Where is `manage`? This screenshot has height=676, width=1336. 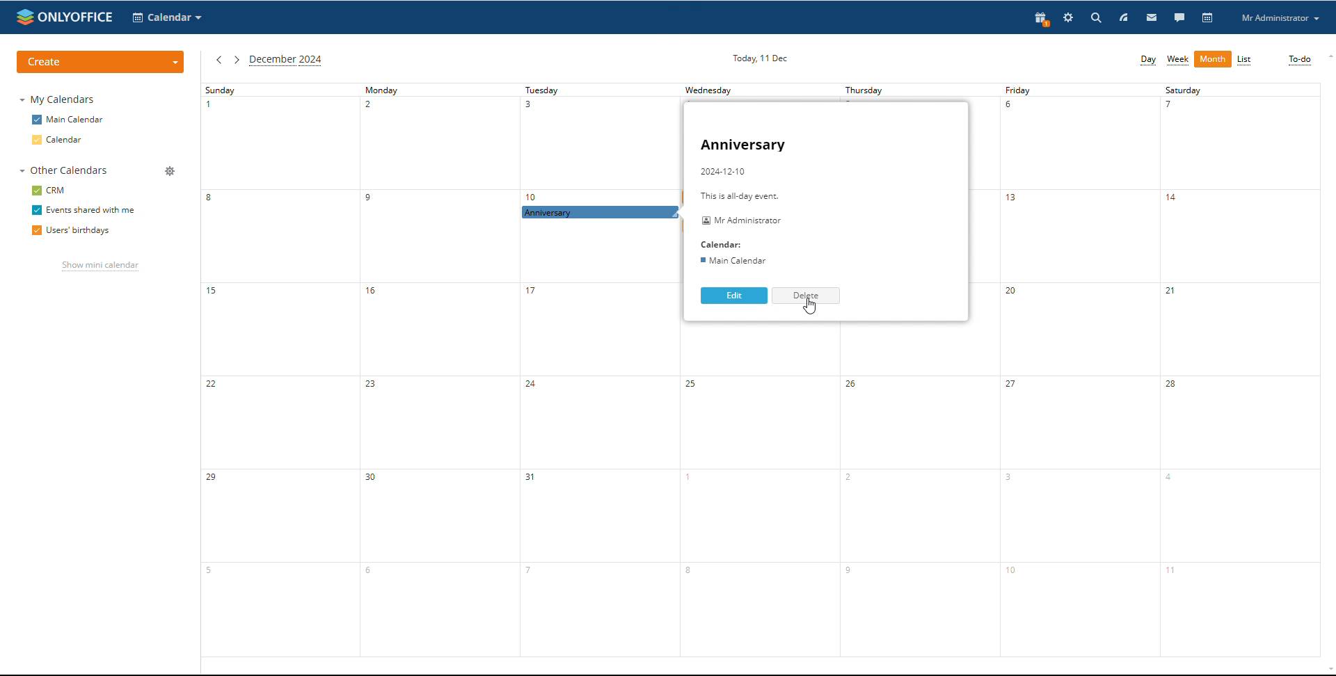
manage is located at coordinates (169, 171).